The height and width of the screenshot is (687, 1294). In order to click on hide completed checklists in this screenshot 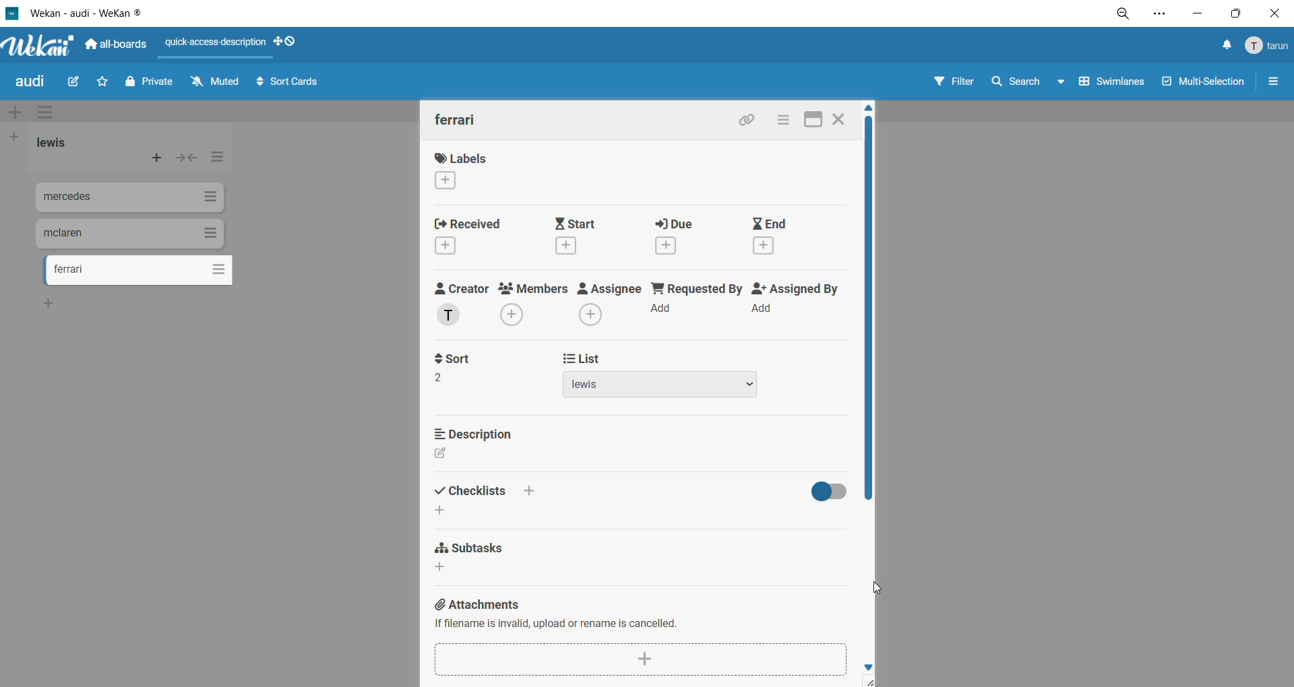, I will do `click(827, 493)`.